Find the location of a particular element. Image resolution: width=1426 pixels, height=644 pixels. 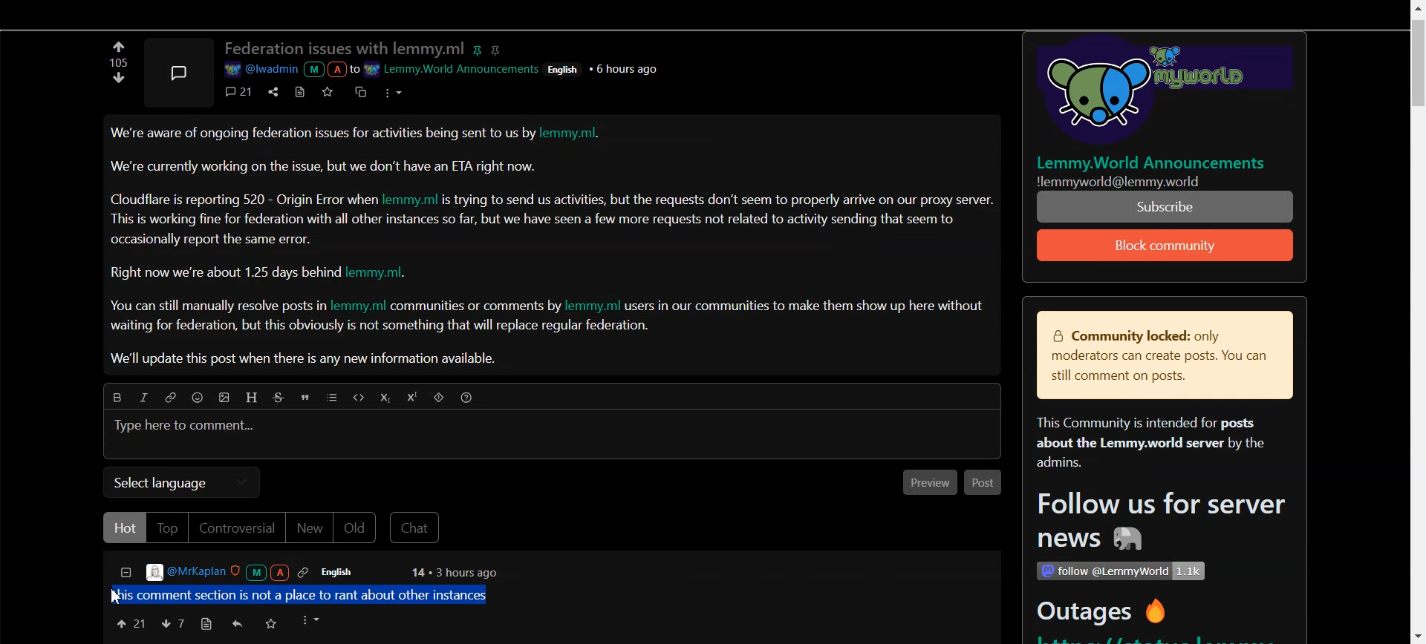

Superscript is located at coordinates (414, 398).